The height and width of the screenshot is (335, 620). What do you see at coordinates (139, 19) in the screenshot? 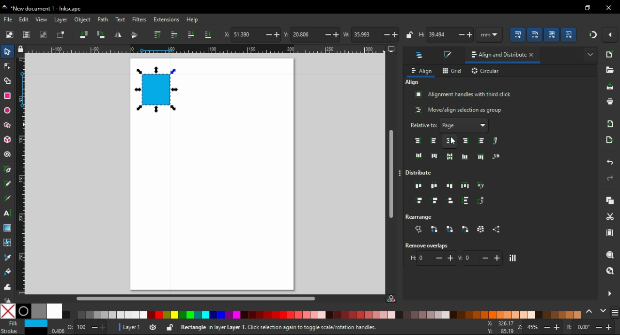
I see `filters` at bounding box center [139, 19].